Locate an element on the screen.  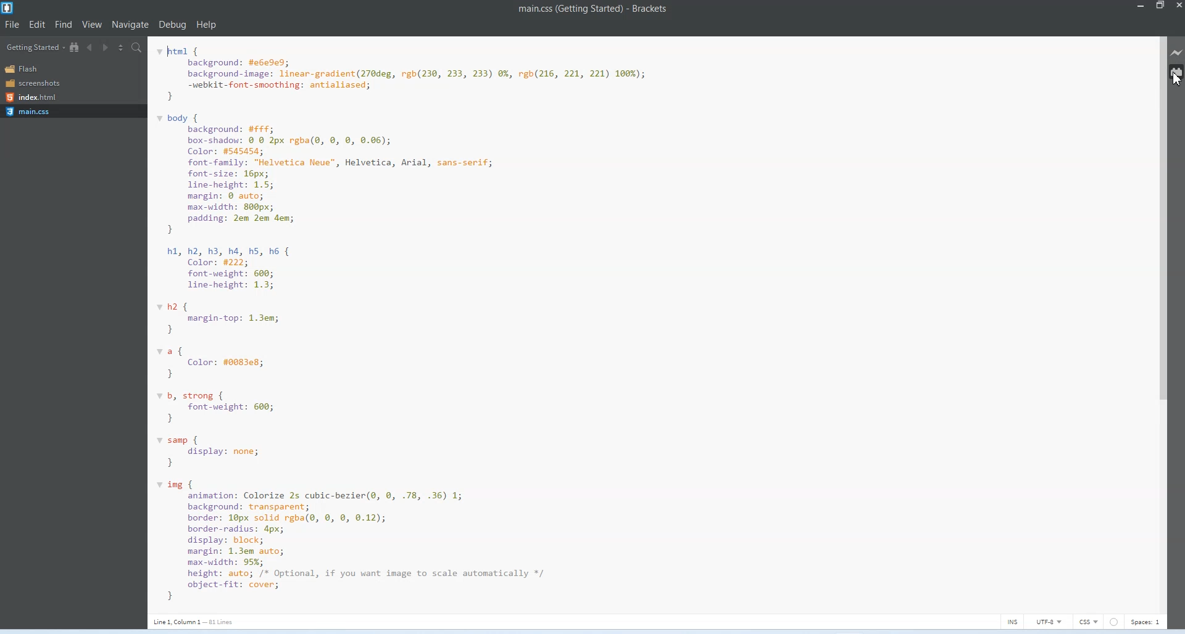
View is located at coordinates (93, 24).